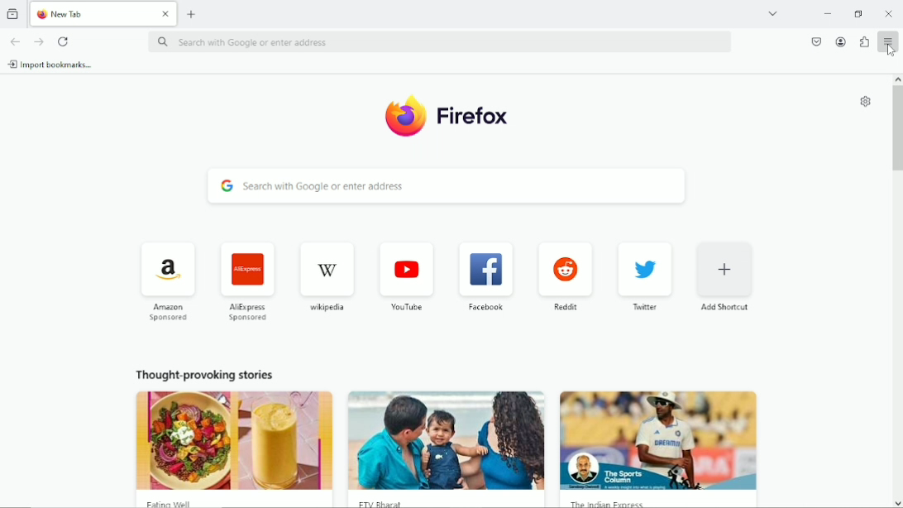 This screenshot has width=903, height=508. Describe the element at coordinates (480, 271) in the screenshot. I see `icon` at that location.